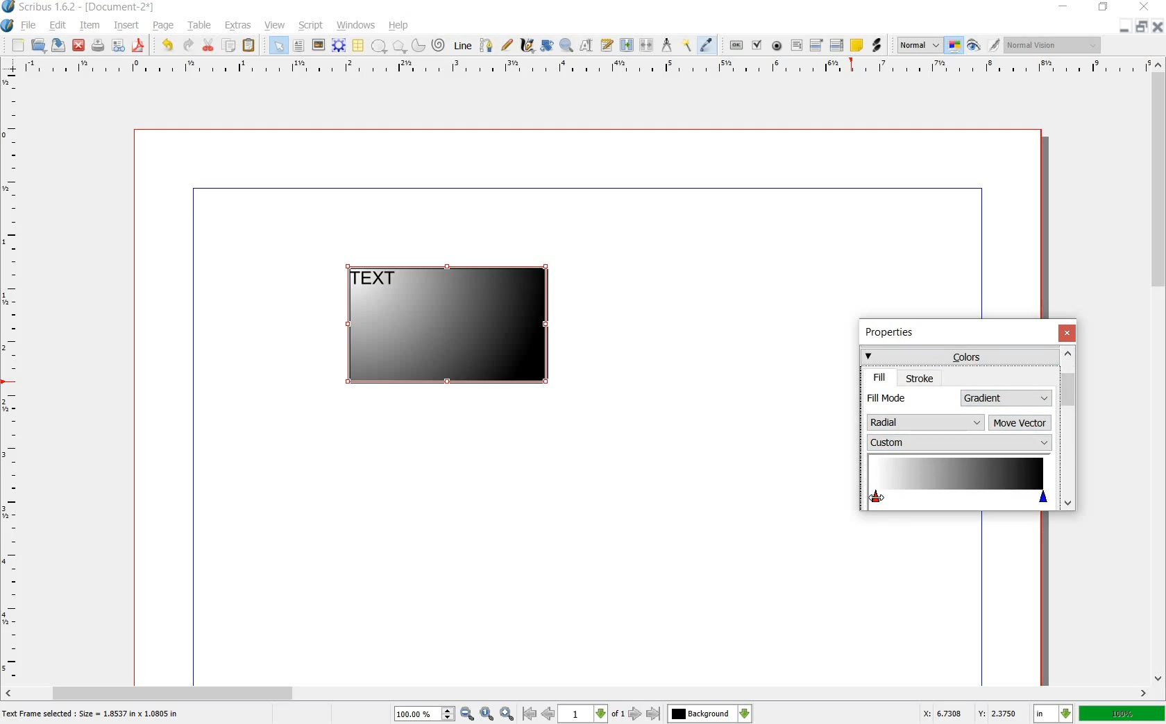 The image size is (1166, 724). I want to click on gradient, so click(1007, 398).